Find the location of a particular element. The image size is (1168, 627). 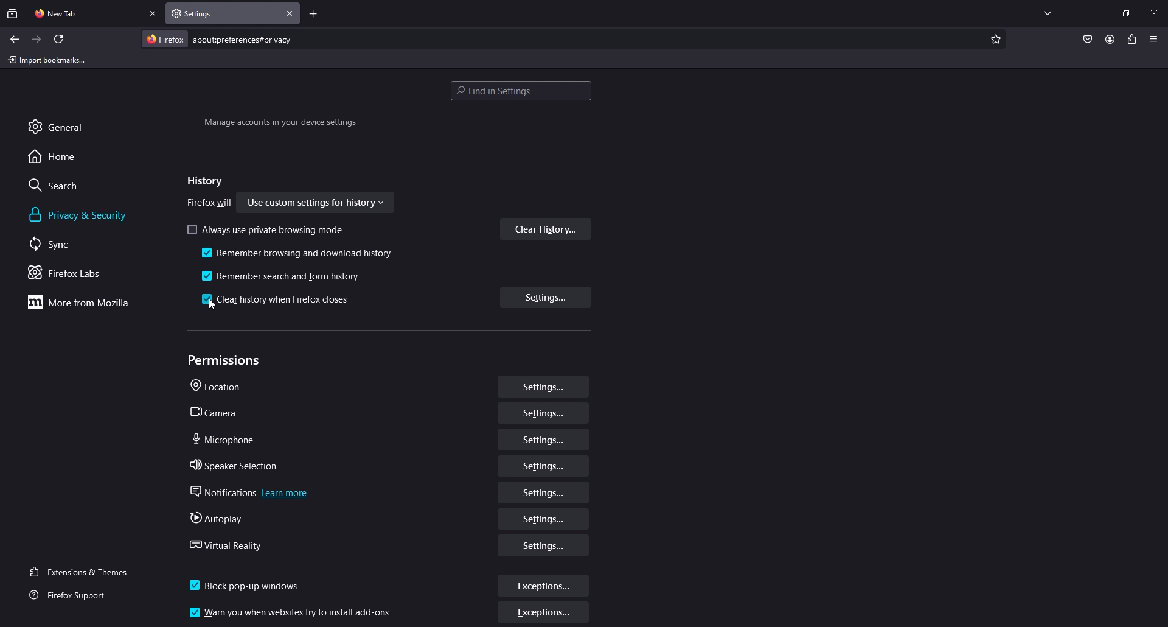

permissions is located at coordinates (227, 360).